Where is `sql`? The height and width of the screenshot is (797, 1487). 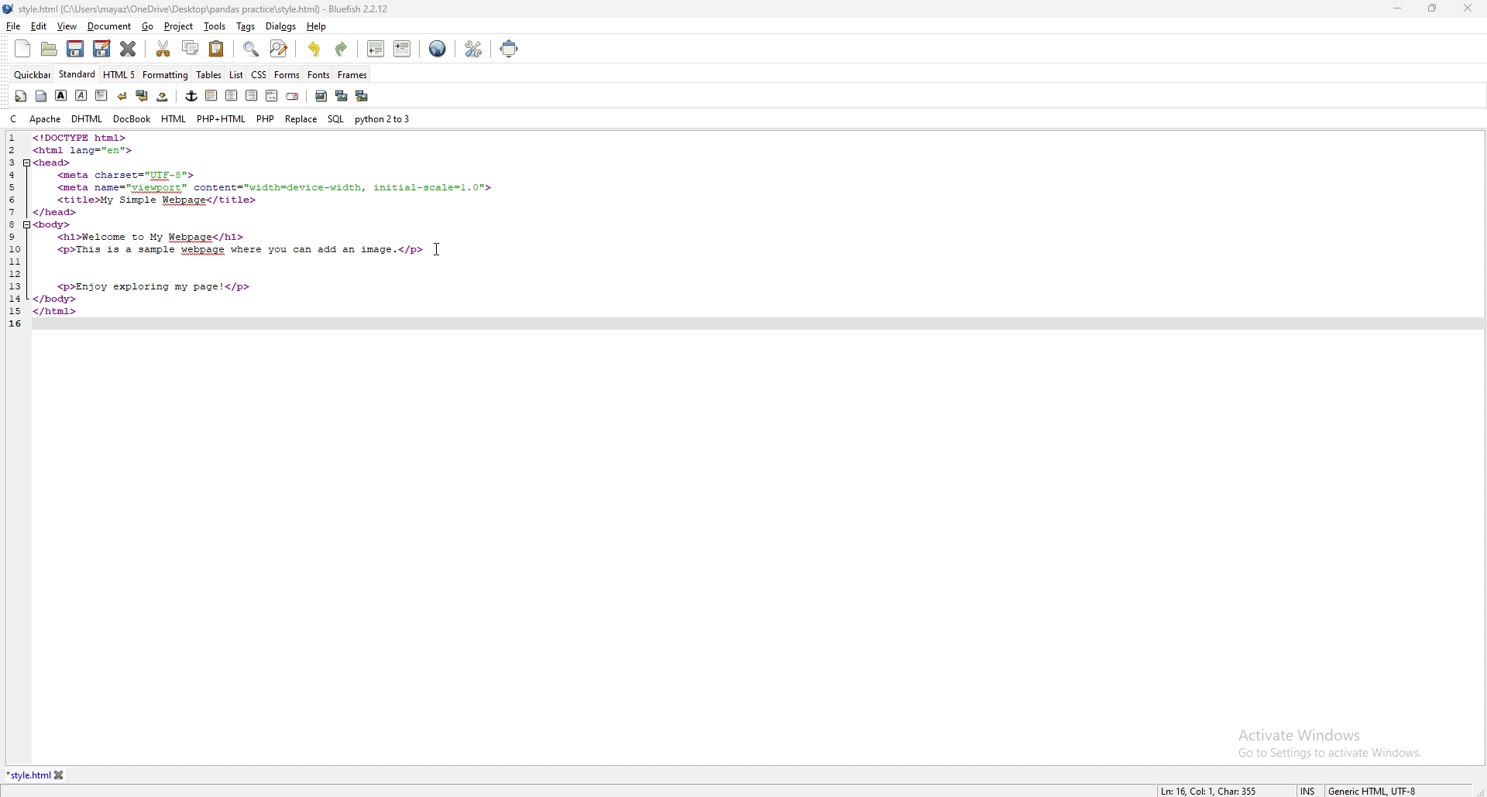 sql is located at coordinates (337, 119).